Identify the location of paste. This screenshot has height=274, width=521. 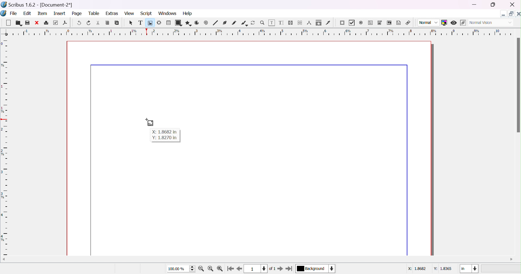
(117, 23).